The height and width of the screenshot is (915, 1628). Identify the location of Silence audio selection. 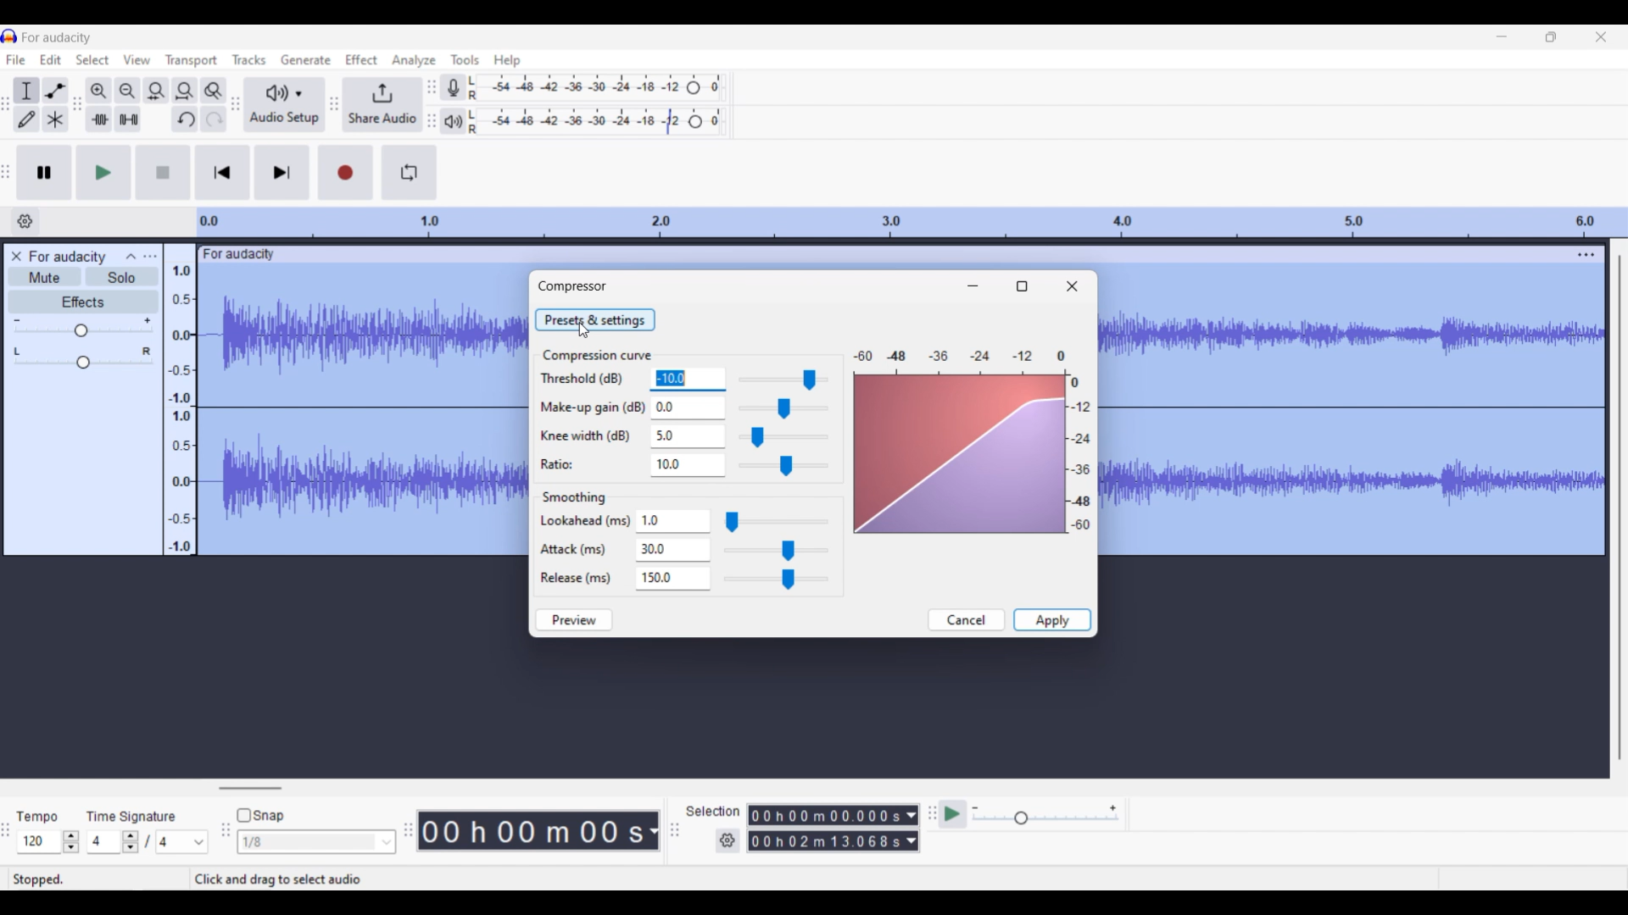
(129, 119).